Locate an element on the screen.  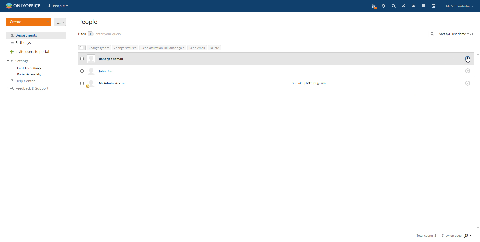
me adninitrator is located at coordinates (114, 84).